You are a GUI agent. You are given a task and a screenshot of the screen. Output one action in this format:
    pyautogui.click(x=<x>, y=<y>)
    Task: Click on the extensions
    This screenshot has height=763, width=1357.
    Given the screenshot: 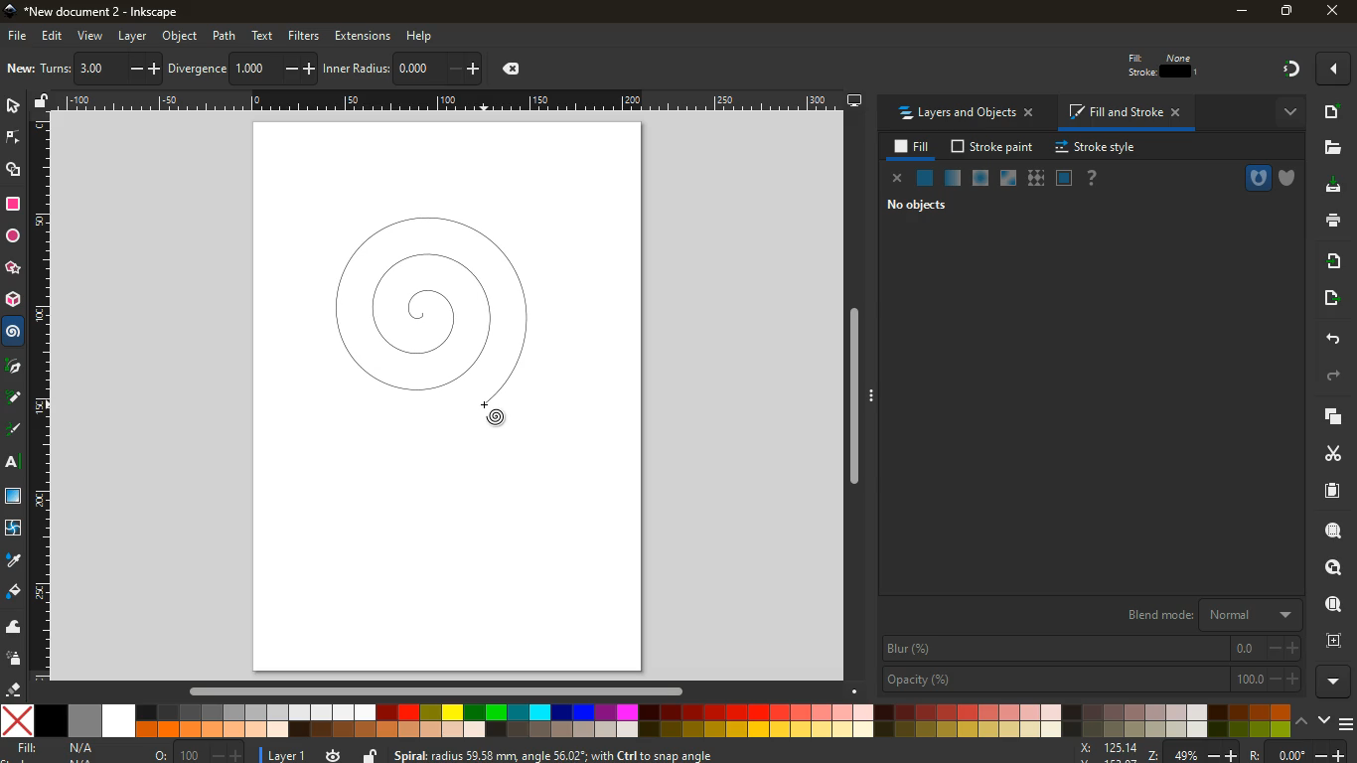 What is the action you would take?
    pyautogui.click(x=364, y=36)
    